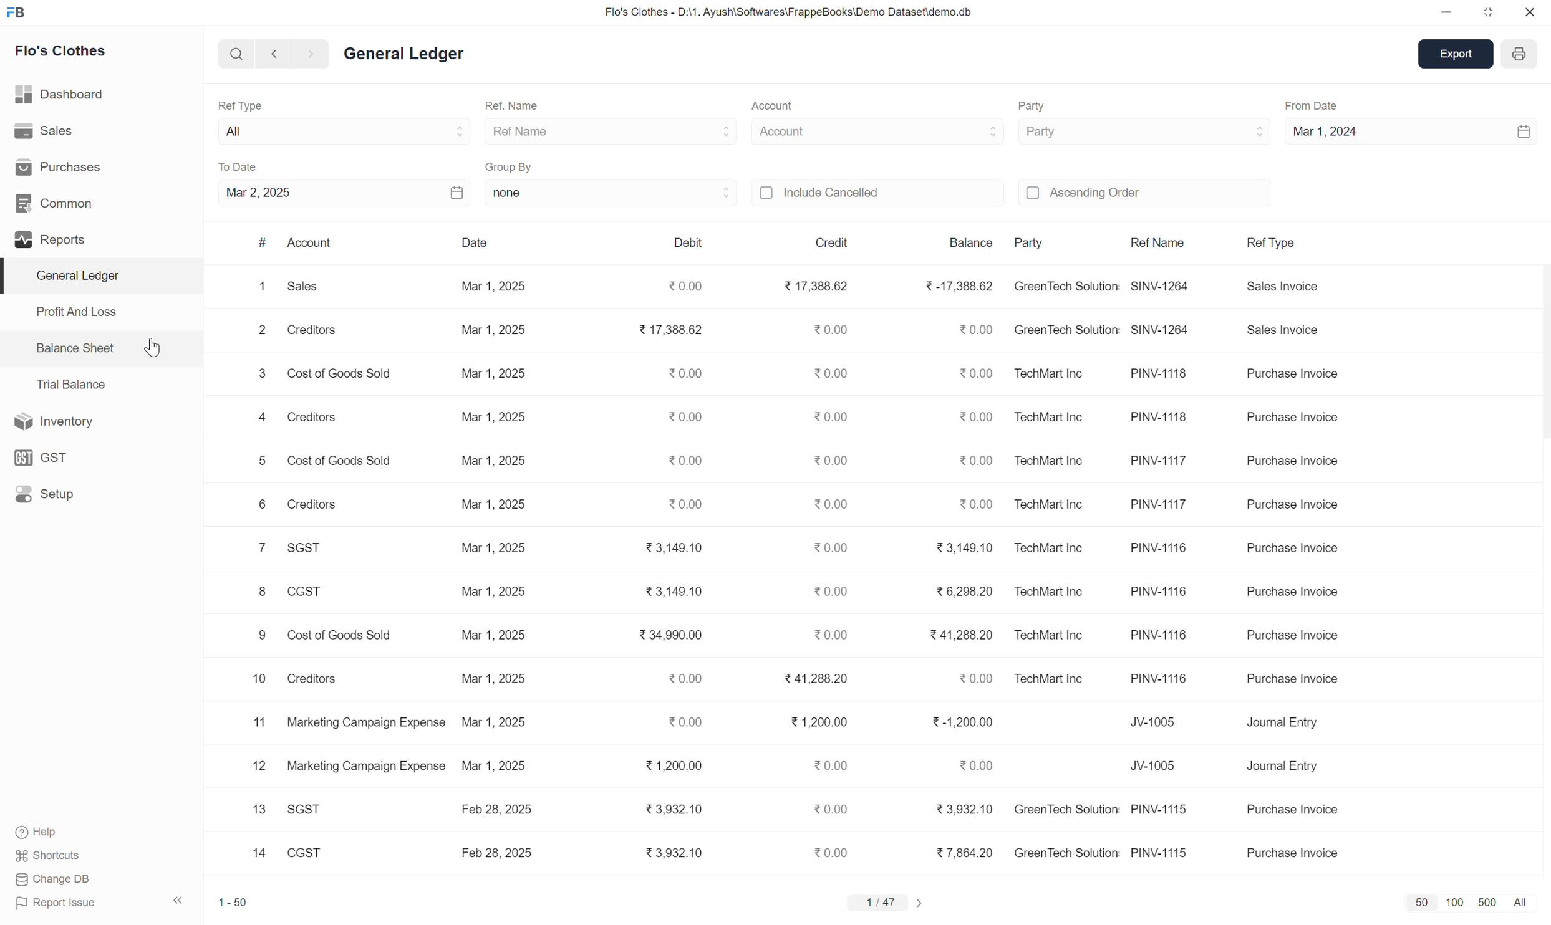 The width and height of the screenshot is (1551, 925). What do you see at coordinates (494, 505) in the screenshot?
I see `Mar 1, 2025` at bounding box center [494, 505].